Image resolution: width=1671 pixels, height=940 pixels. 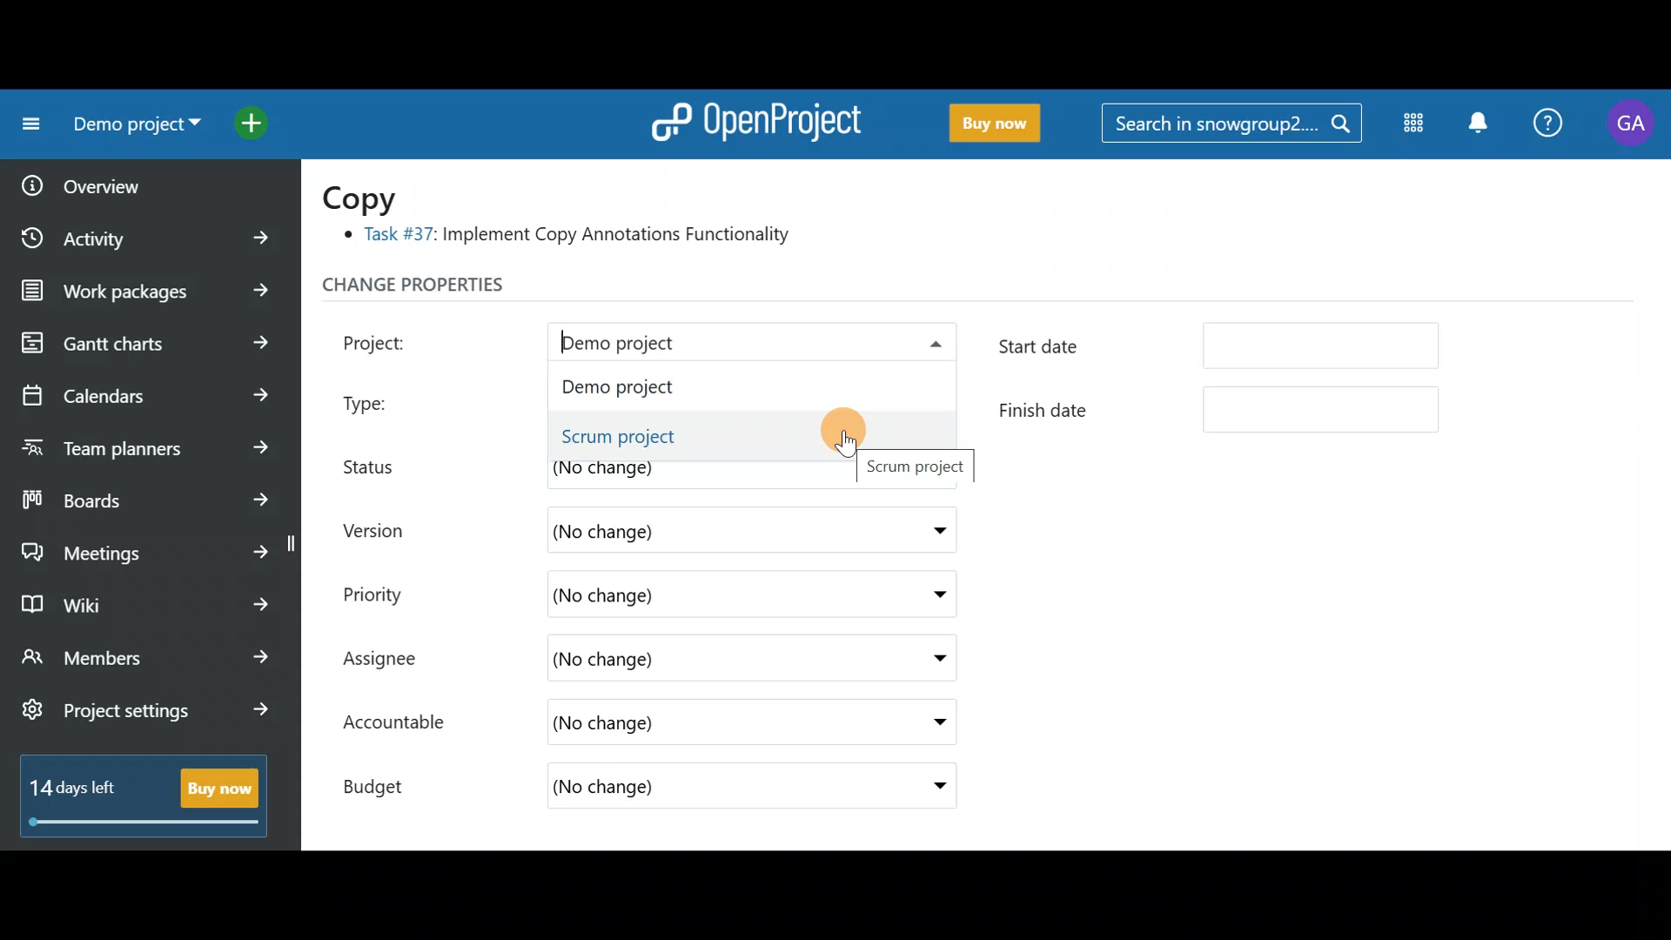 What do you see at coordinates (383, 530) in the screenshot?
I see `Version` at bounding box center [383, 530].